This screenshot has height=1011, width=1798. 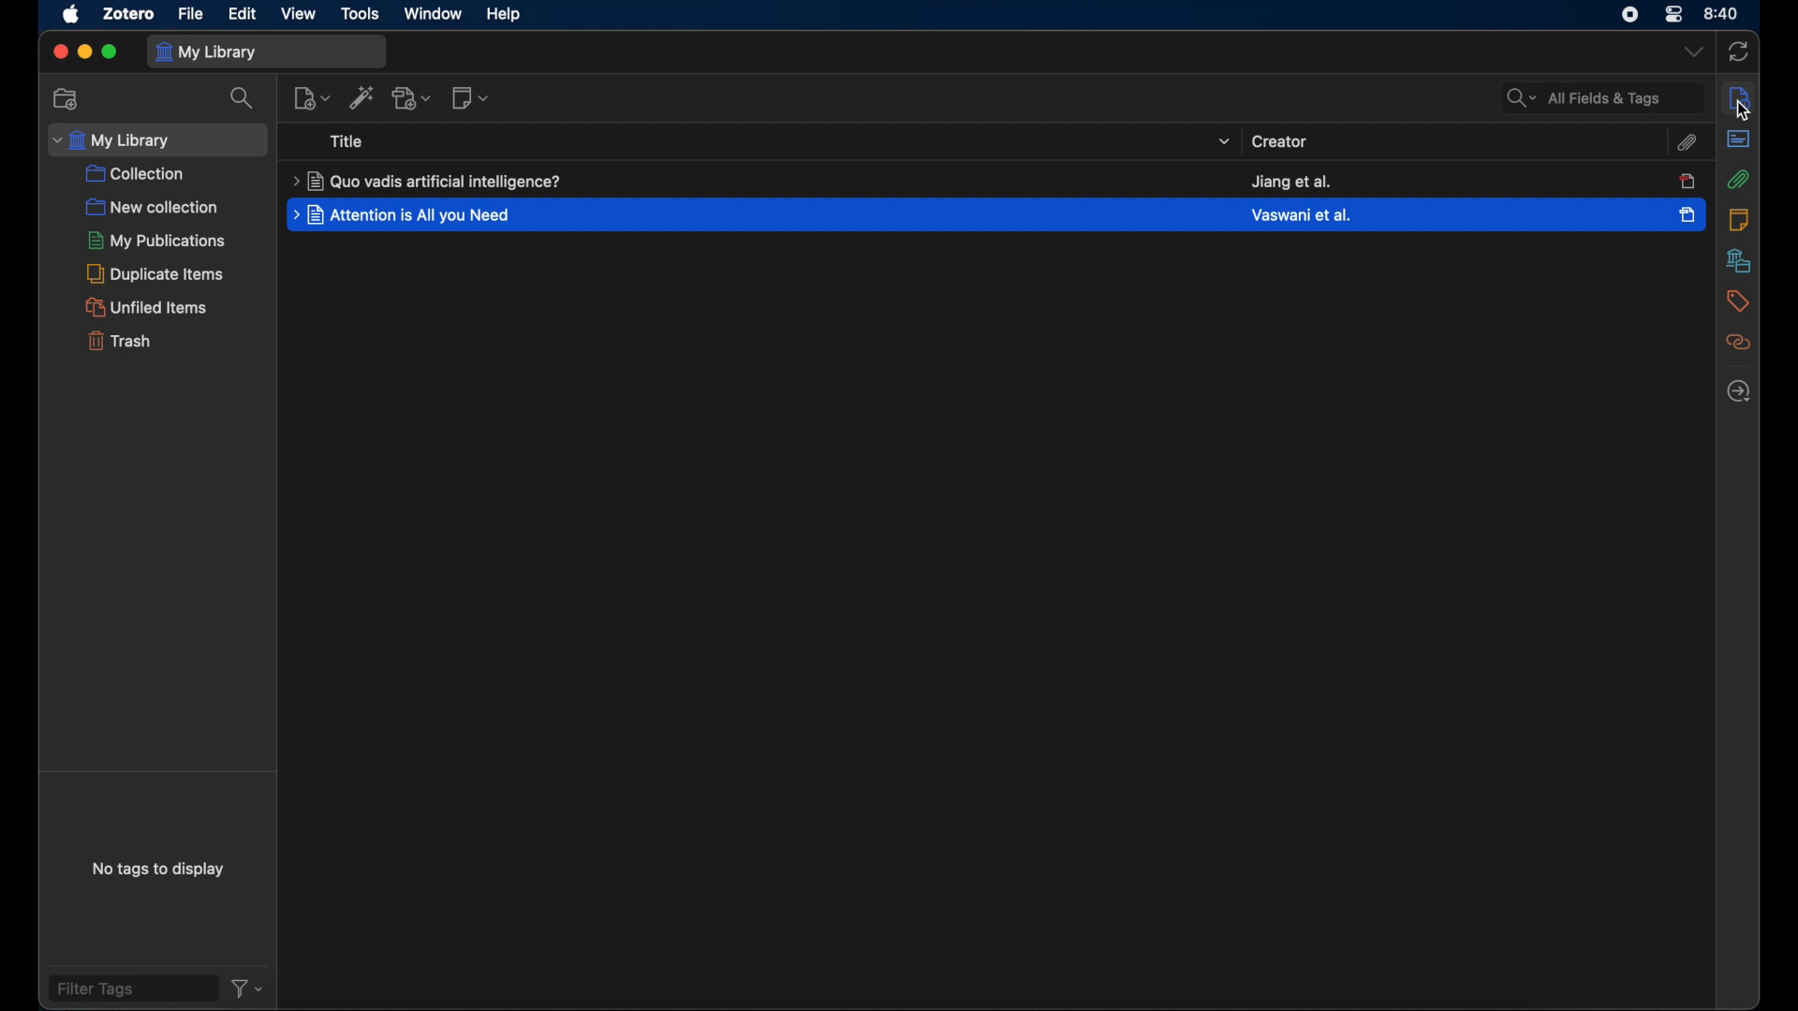 I want to click on new notes, so click(x=471, y=98).